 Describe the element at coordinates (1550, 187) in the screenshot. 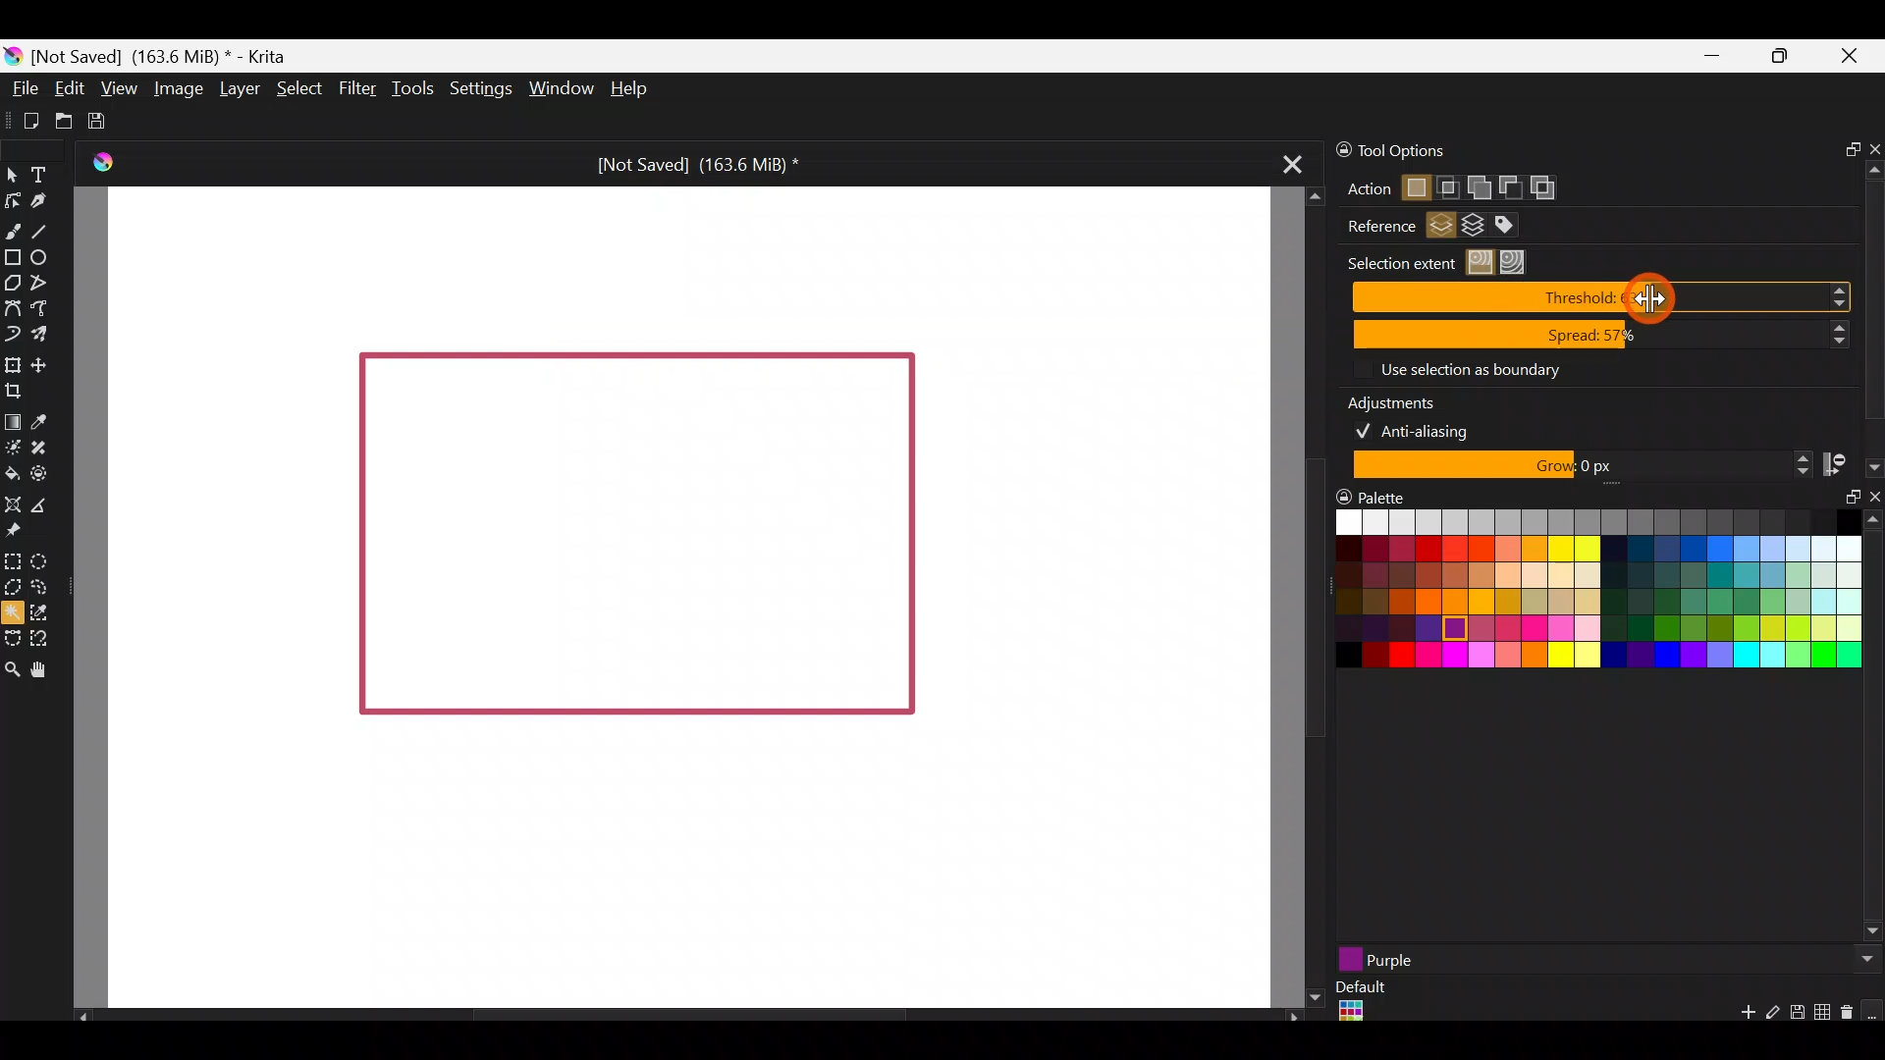

I see `Symmetric difference` at that location.